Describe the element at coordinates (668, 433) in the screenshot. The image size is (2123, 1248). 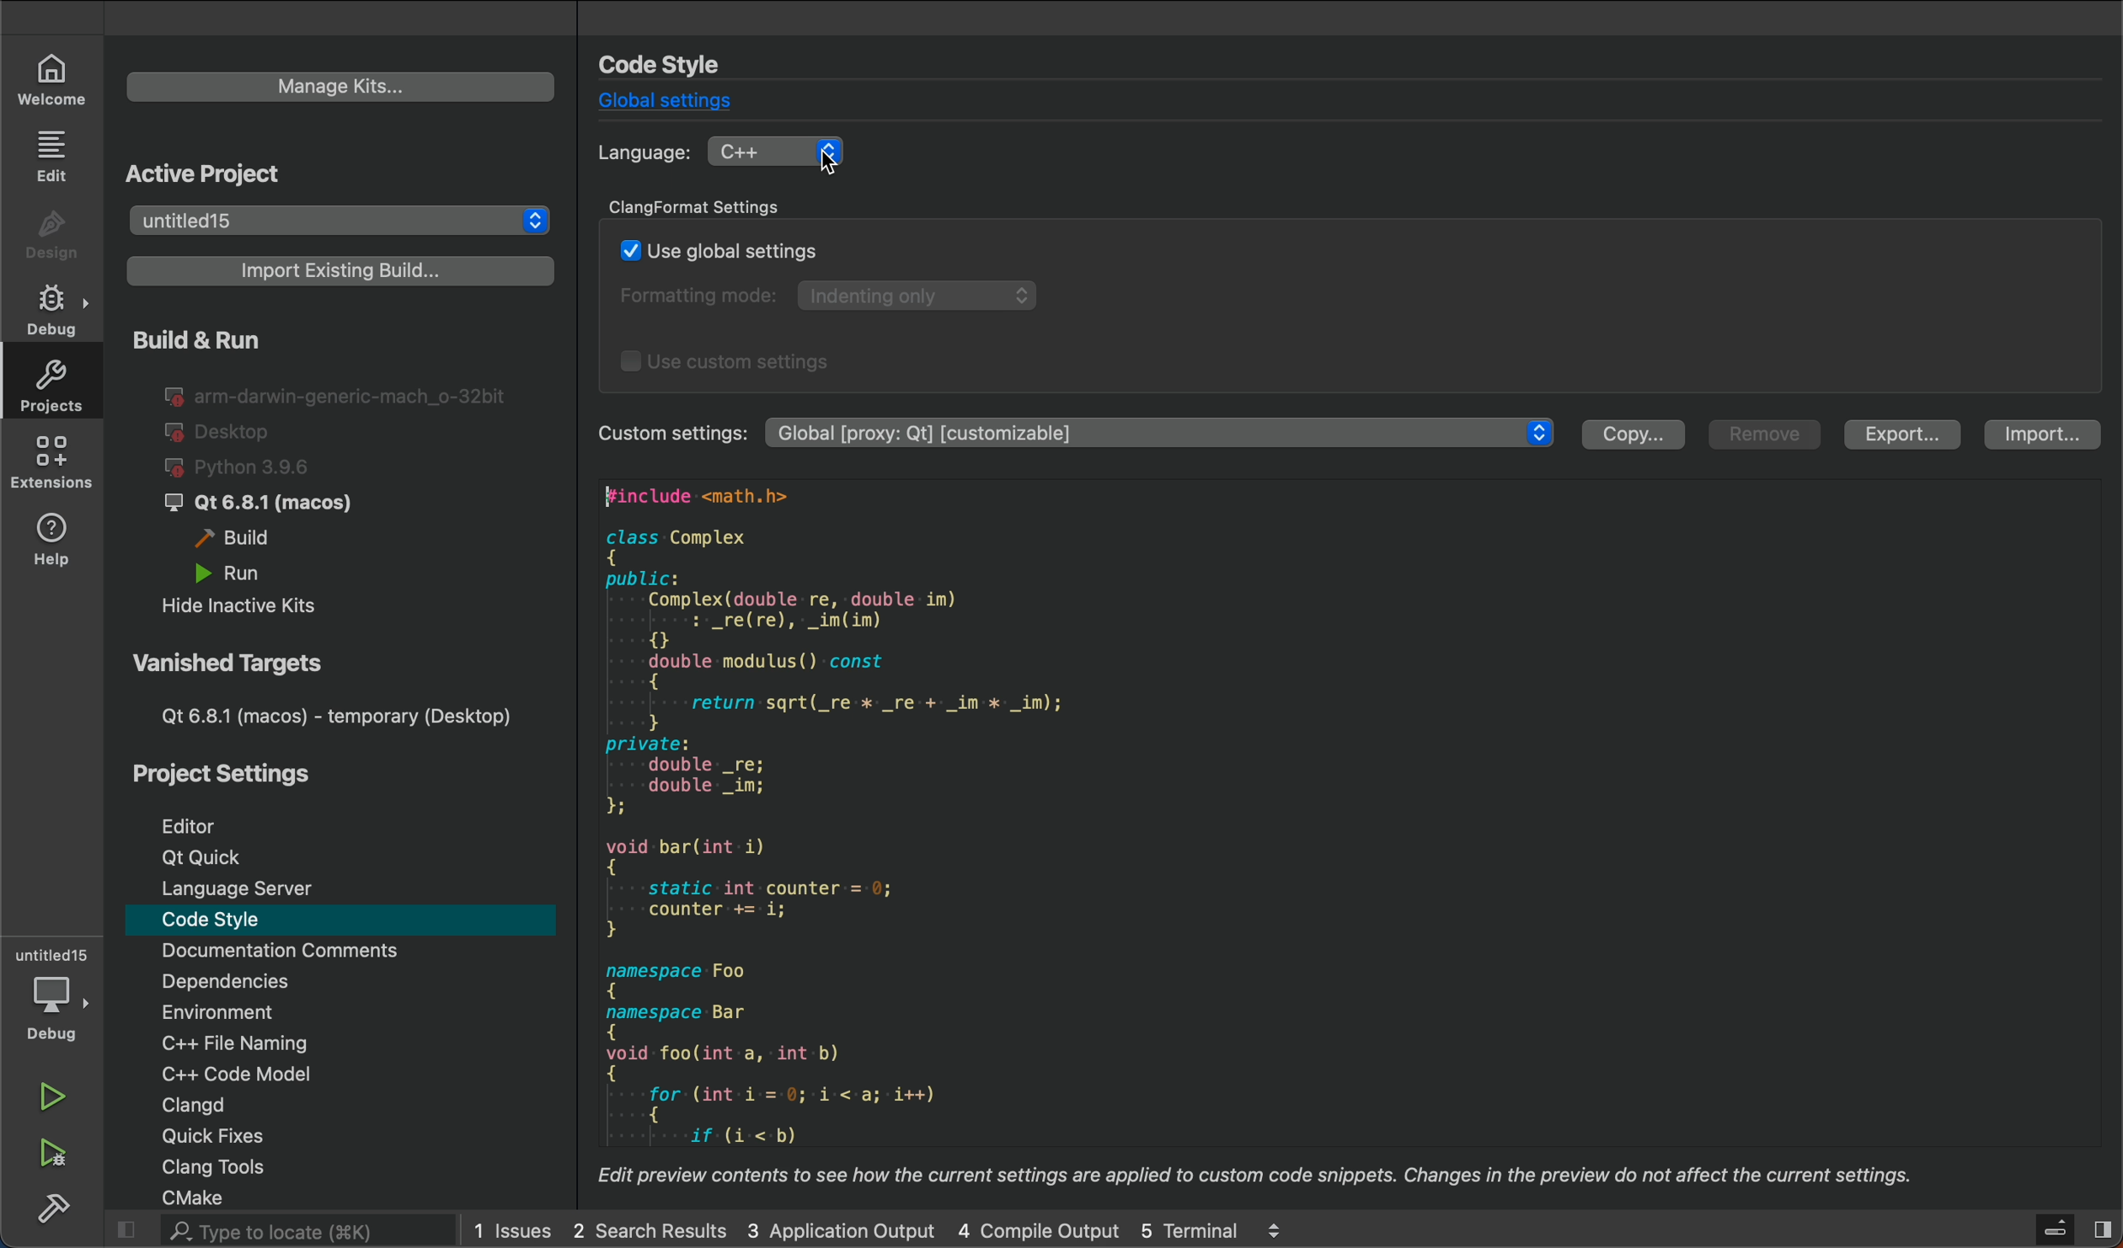
I see `custom settings` at that location.